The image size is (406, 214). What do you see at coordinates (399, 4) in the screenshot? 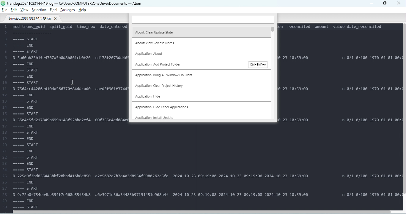
I see `Close` at bounding box center [399, 4].